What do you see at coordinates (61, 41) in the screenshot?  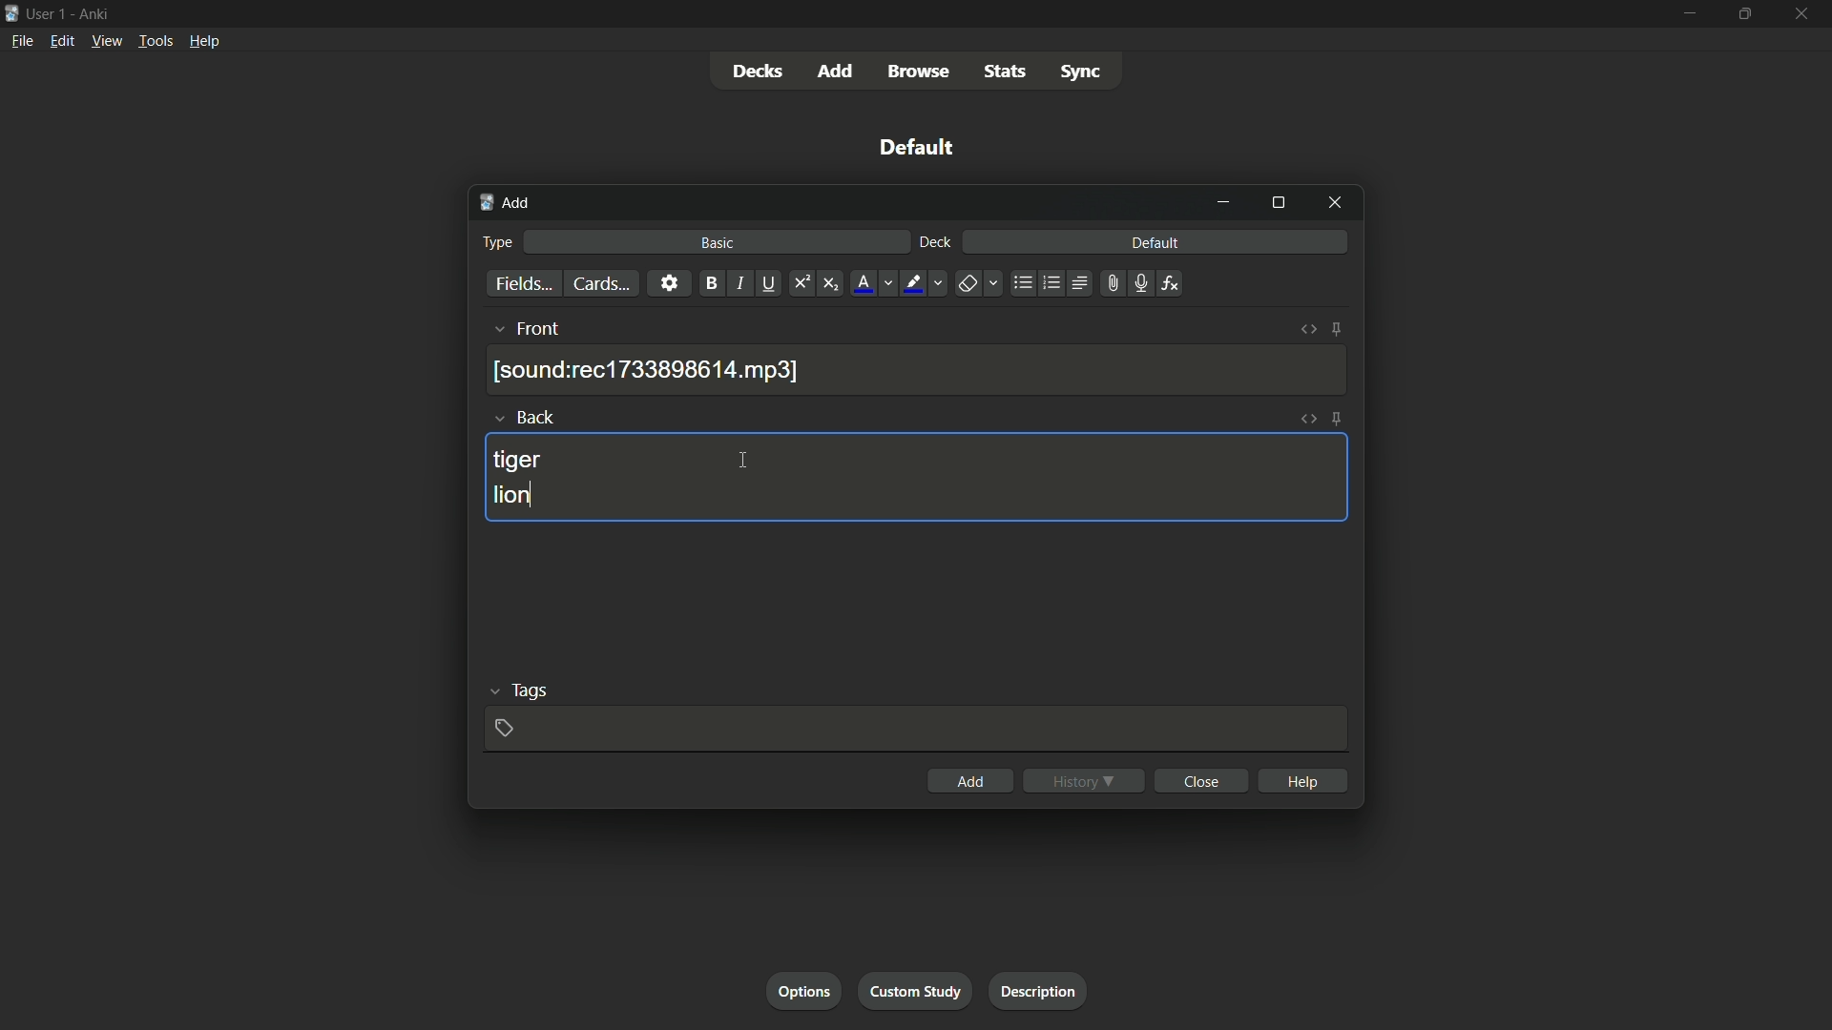 I see `edit menu` at bounding box center [61, 41].